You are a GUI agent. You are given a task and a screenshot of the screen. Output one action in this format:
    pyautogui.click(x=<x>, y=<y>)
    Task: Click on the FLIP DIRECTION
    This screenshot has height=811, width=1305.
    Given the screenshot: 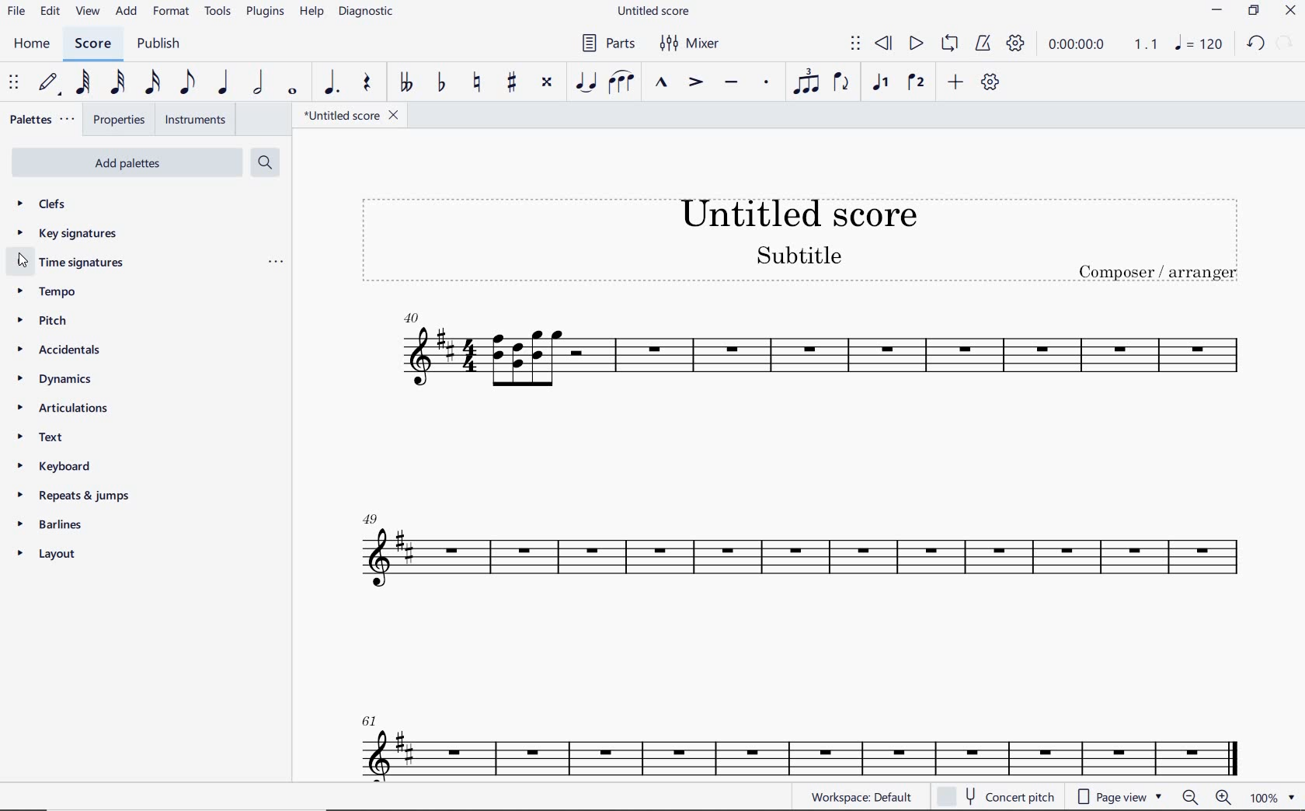 What is the action you would take?
    pyautogui.click(x=841, y=83)
    